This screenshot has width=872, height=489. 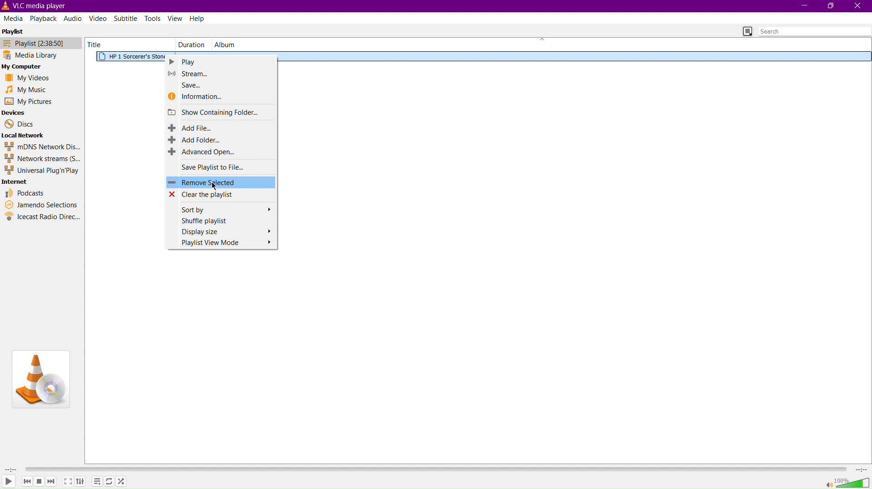 What do you see at coordinates (198, 18) in the screenshot?
I see `Help` at bounding box center [198, 18].